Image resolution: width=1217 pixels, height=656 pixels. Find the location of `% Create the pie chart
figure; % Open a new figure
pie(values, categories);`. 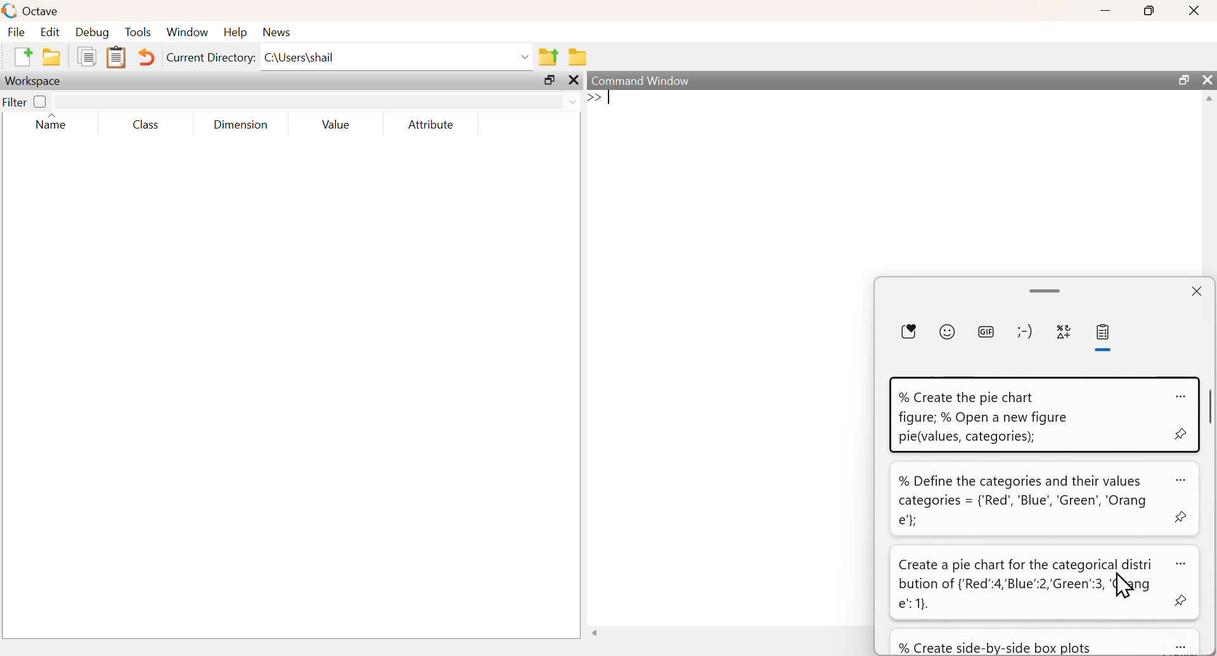

% Create the pie chart
figure; % Open a new figure
pie(values, categories); is located at coordinates (984, 417).